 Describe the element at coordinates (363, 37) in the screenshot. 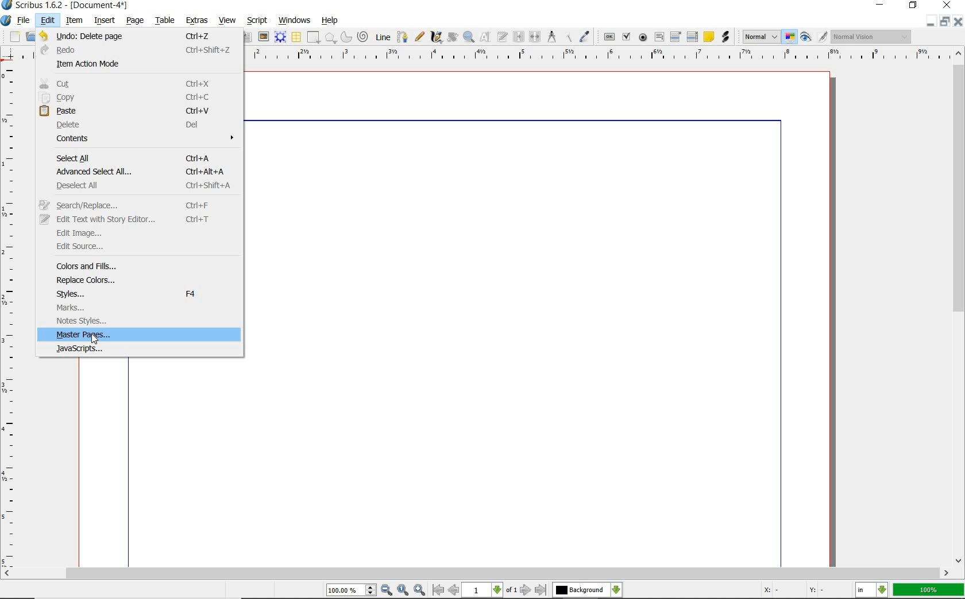

I see `spiral` at that location.